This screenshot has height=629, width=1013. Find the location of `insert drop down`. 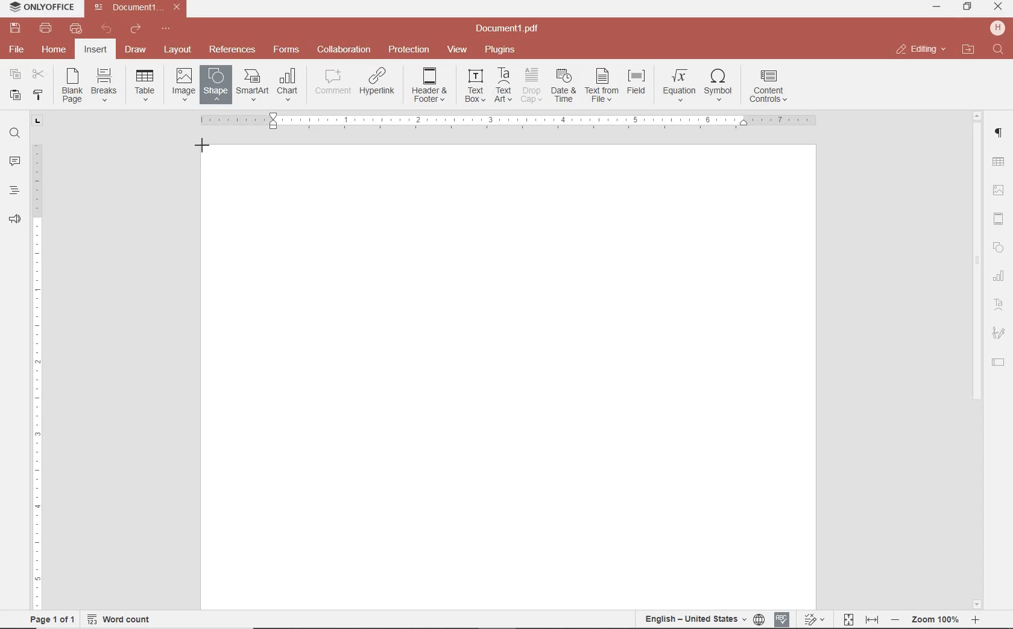

insert drop down is located at coordinates (148, 84).